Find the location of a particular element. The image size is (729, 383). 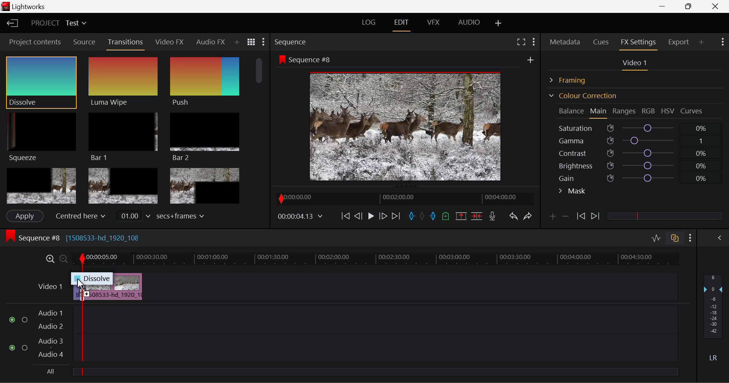

VFX Layout is located at coordinates (435, 23).